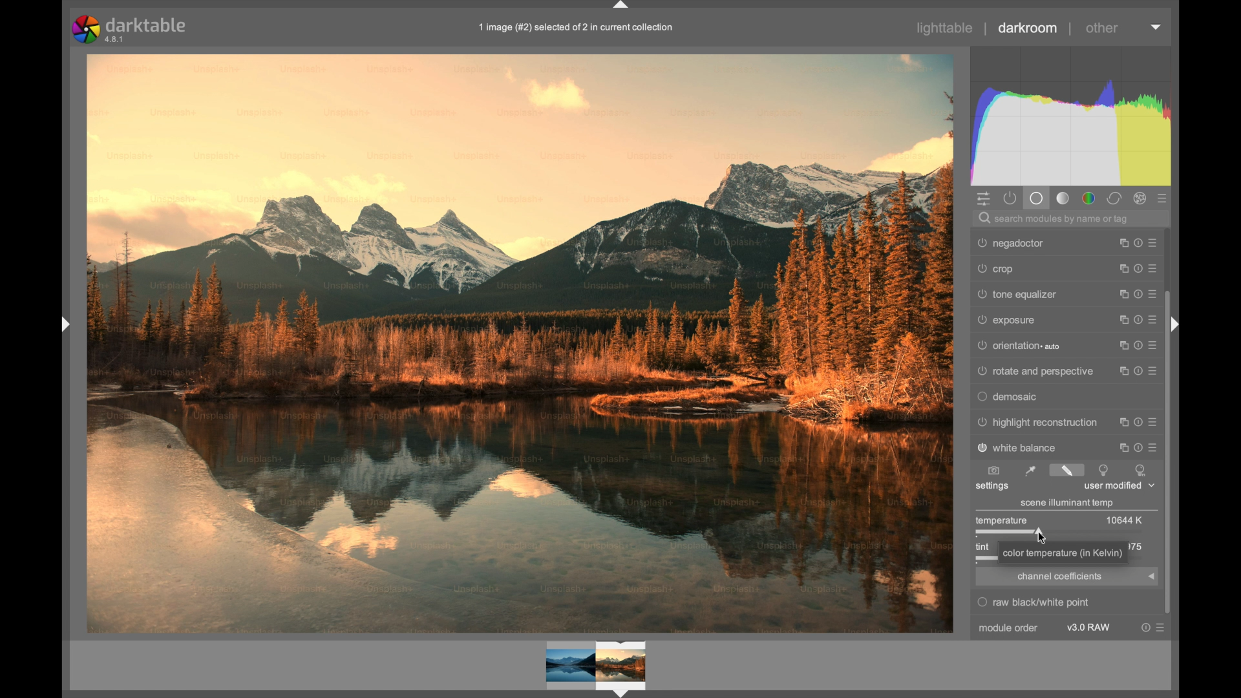 The image size is (1241, 698). Describe the element at coordinates (981, 547) in the screenshot. I see `tint` at that location.